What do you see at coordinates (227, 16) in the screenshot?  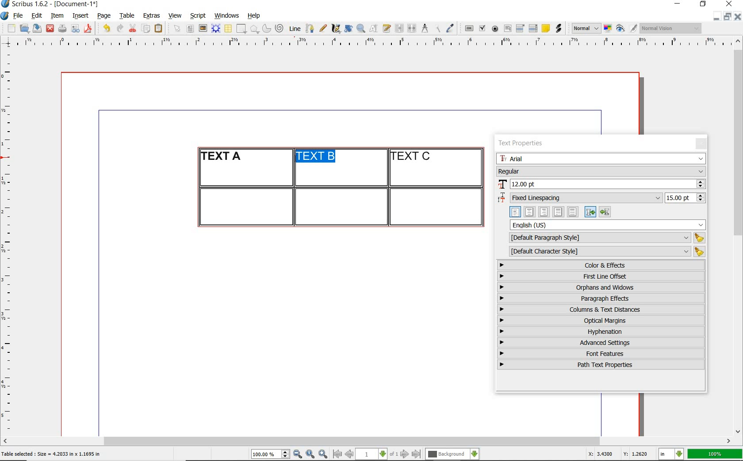 I see `windows` at bounding box center [227, 16].